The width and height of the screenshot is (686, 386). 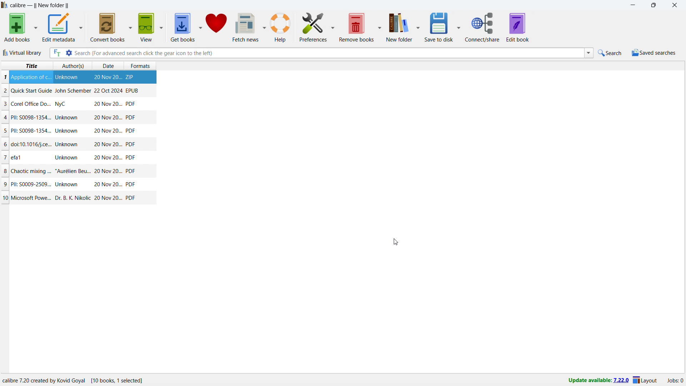 What do you see at coordinates (357, 27) in the screenshot?
I see `remove books` at bounding box center [357, 27].